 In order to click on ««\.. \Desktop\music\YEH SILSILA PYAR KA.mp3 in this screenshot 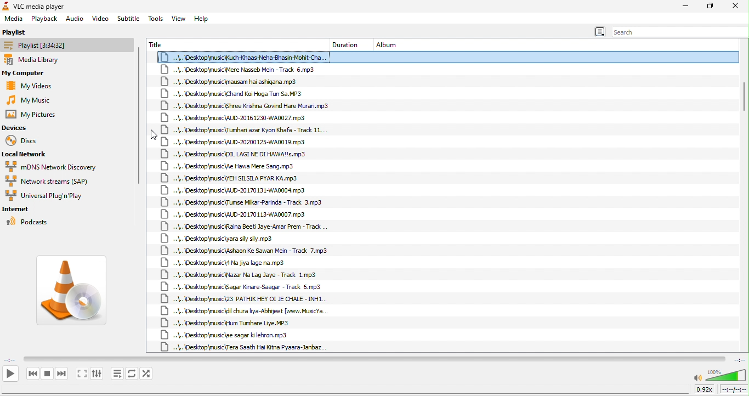, I will do `click(231, 178)`.